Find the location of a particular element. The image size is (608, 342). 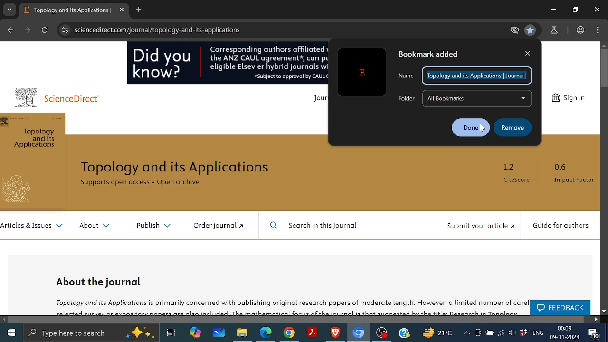

Move to previous page is located at coordinates (10, 29).